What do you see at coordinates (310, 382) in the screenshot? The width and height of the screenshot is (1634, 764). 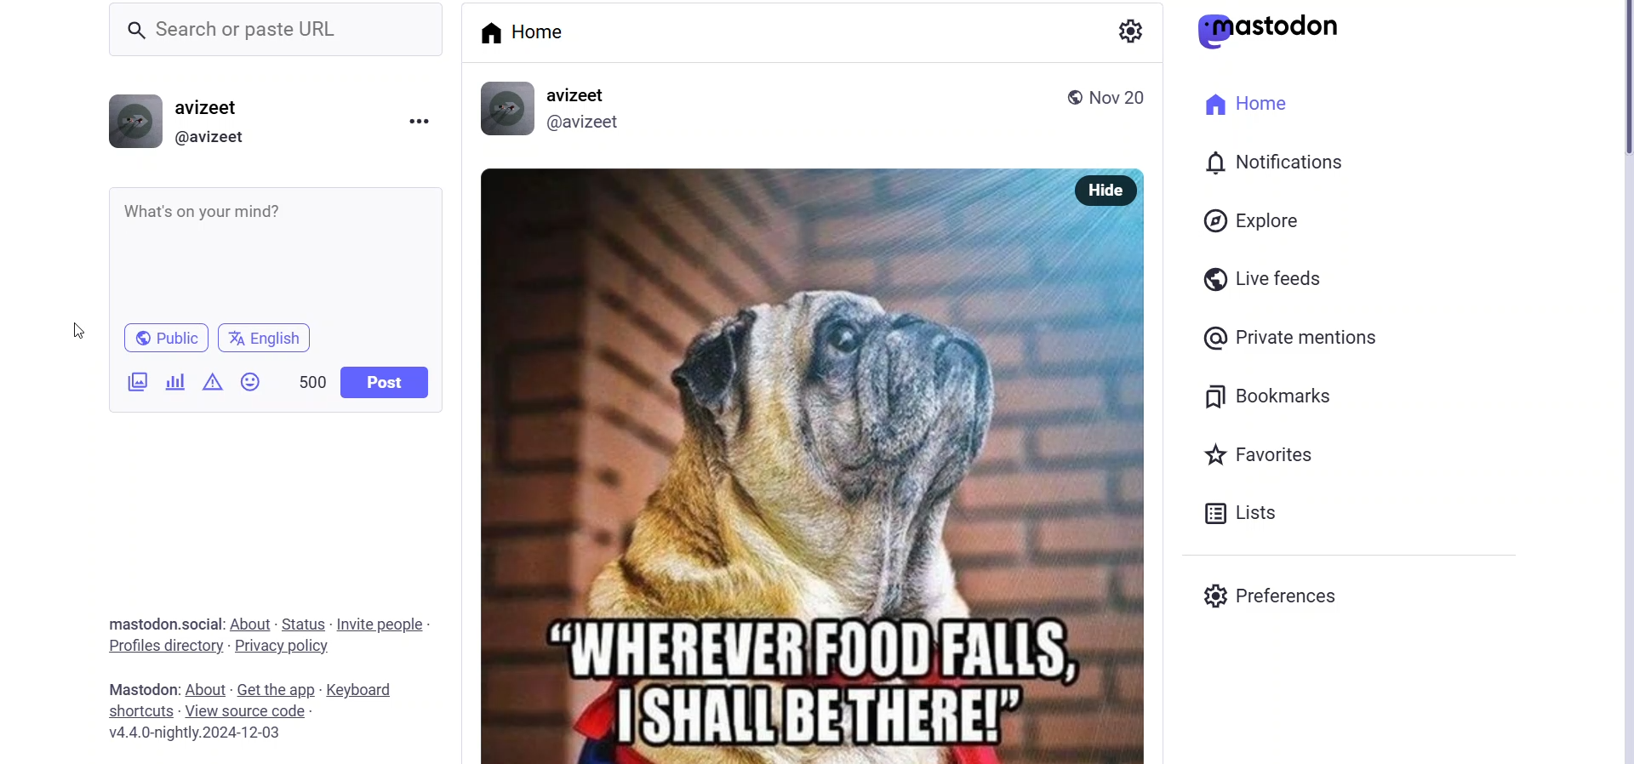 I see `word limit` at bounding box center [310, 382].